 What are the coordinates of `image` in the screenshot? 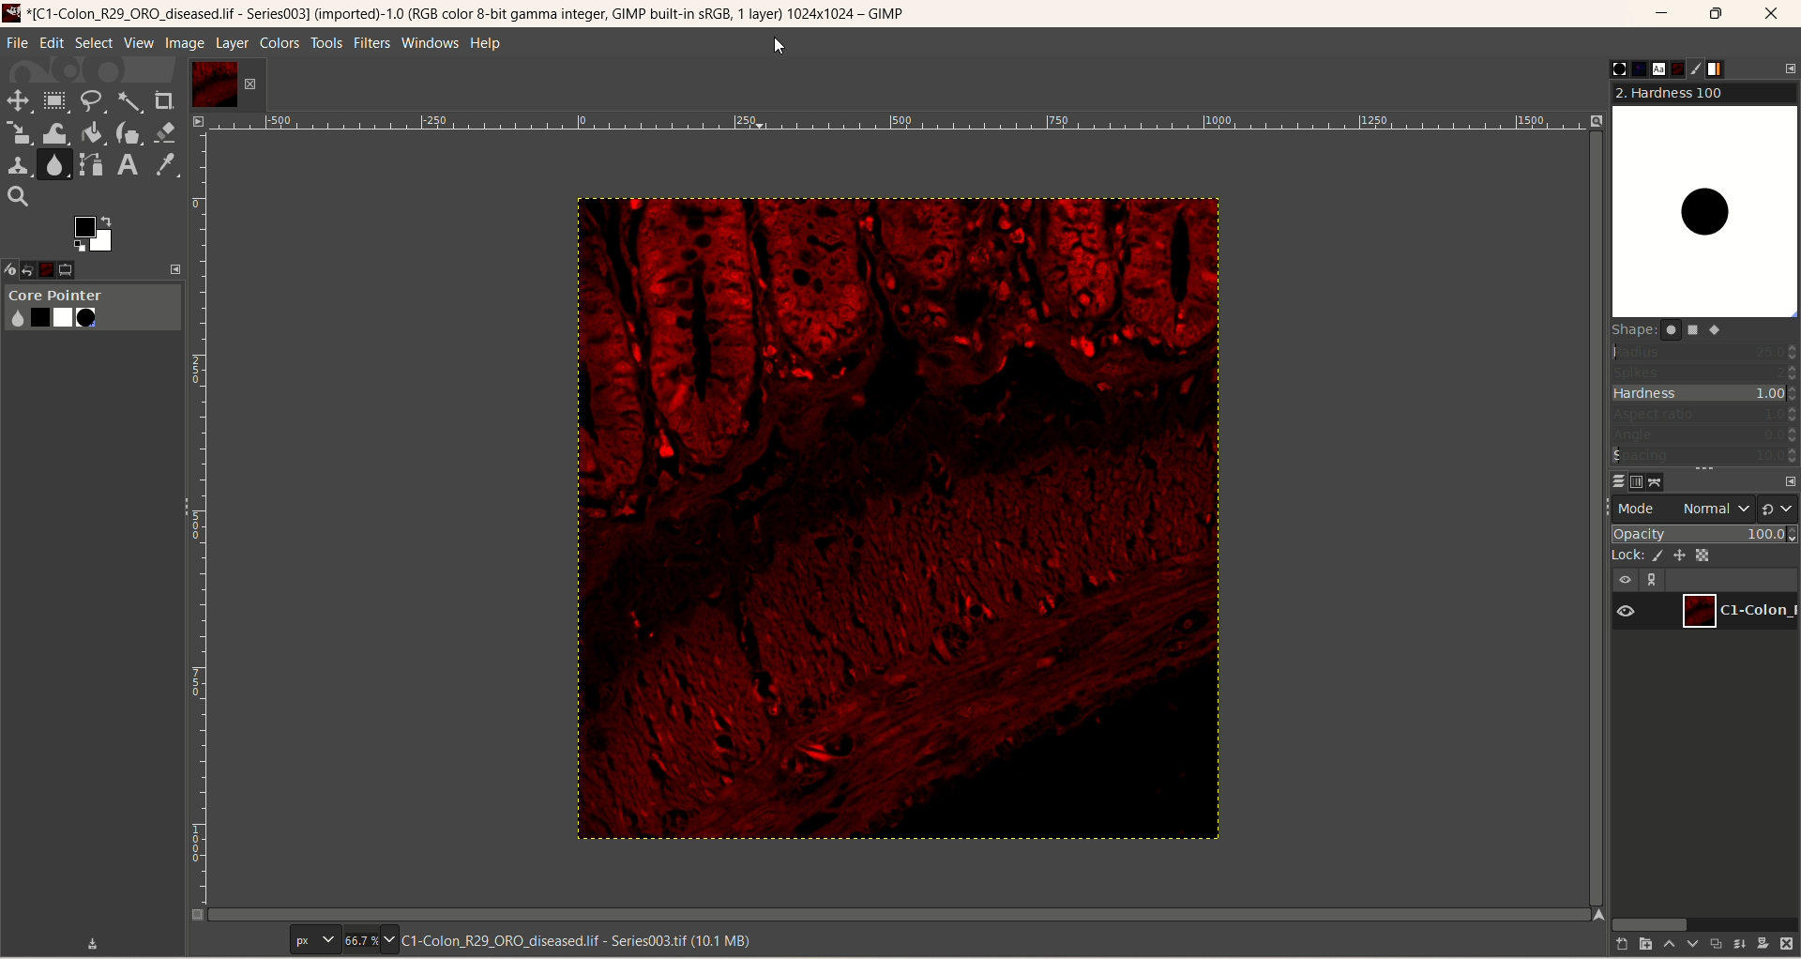 It's located at (891, 519).